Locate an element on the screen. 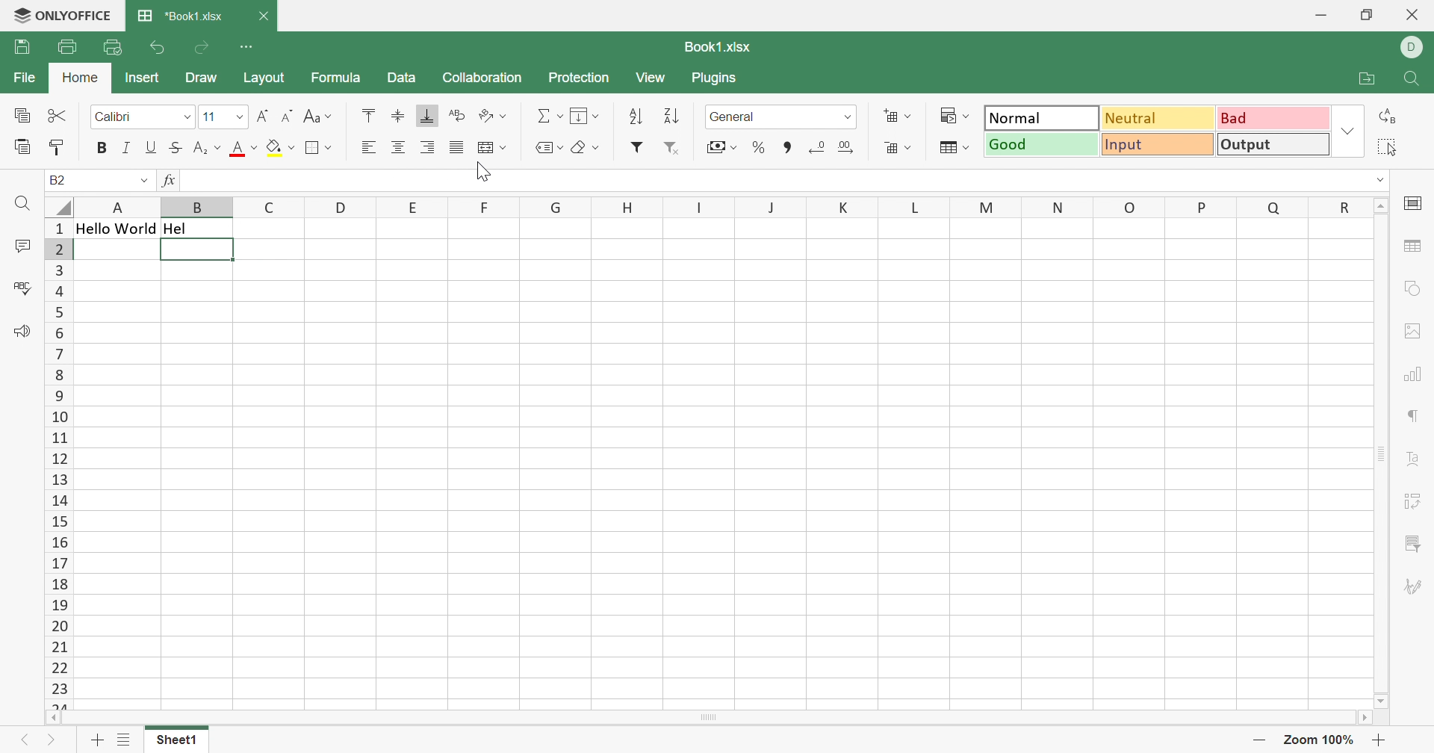  Undo is located at coordinates (156, 49).